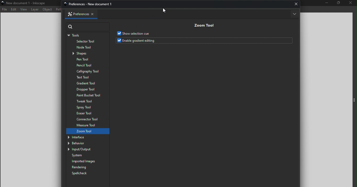  Describe the element at coordinates (83, 149) in the screenshot. I see `Input/output` at that location.